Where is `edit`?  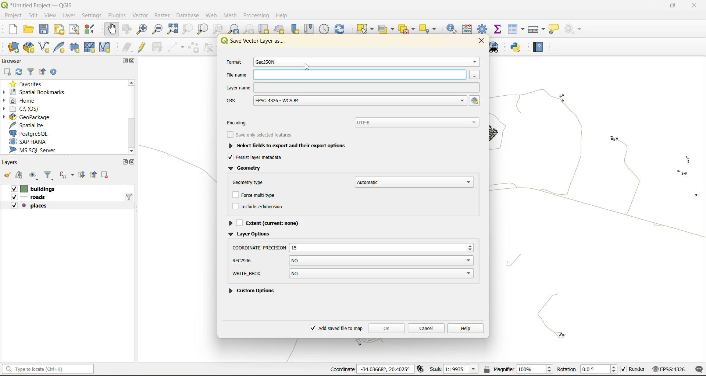
edit is located at coordinates (32, 15).